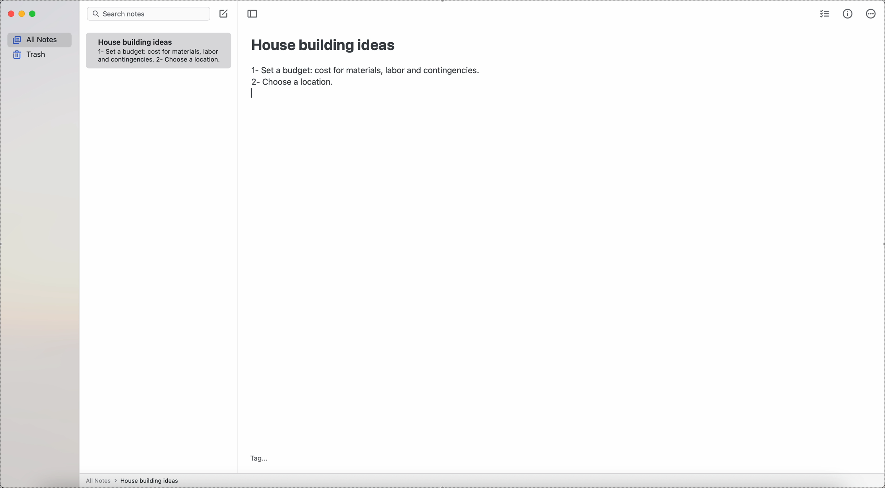 The width and height of the screenshot is (885, 488). Describe the element at coordinates (101, 481) in the screenshot. I see `all notes` at that location.